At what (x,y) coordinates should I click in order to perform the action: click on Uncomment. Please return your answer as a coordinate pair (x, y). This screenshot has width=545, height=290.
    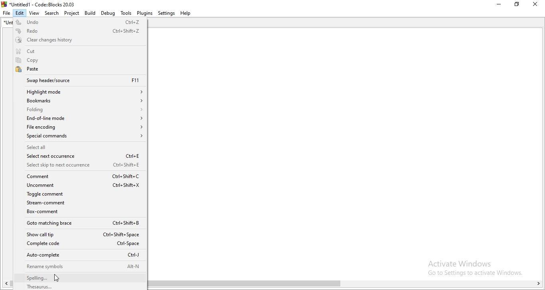
    Looking at the image, I should click on (81, 186).